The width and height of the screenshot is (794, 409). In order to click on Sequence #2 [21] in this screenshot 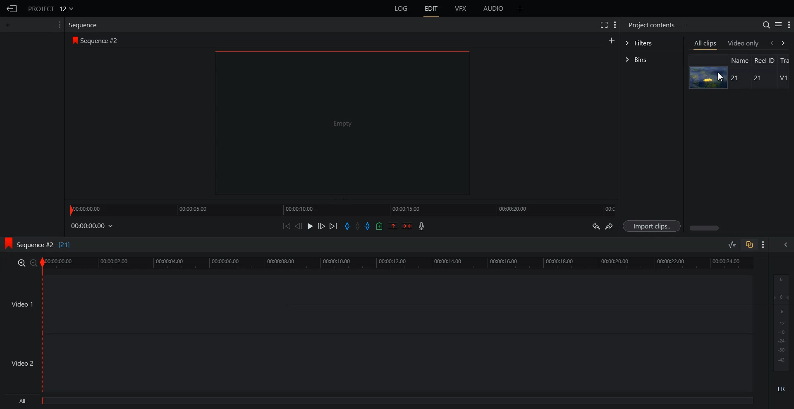, I will do `click(44, 245)`.